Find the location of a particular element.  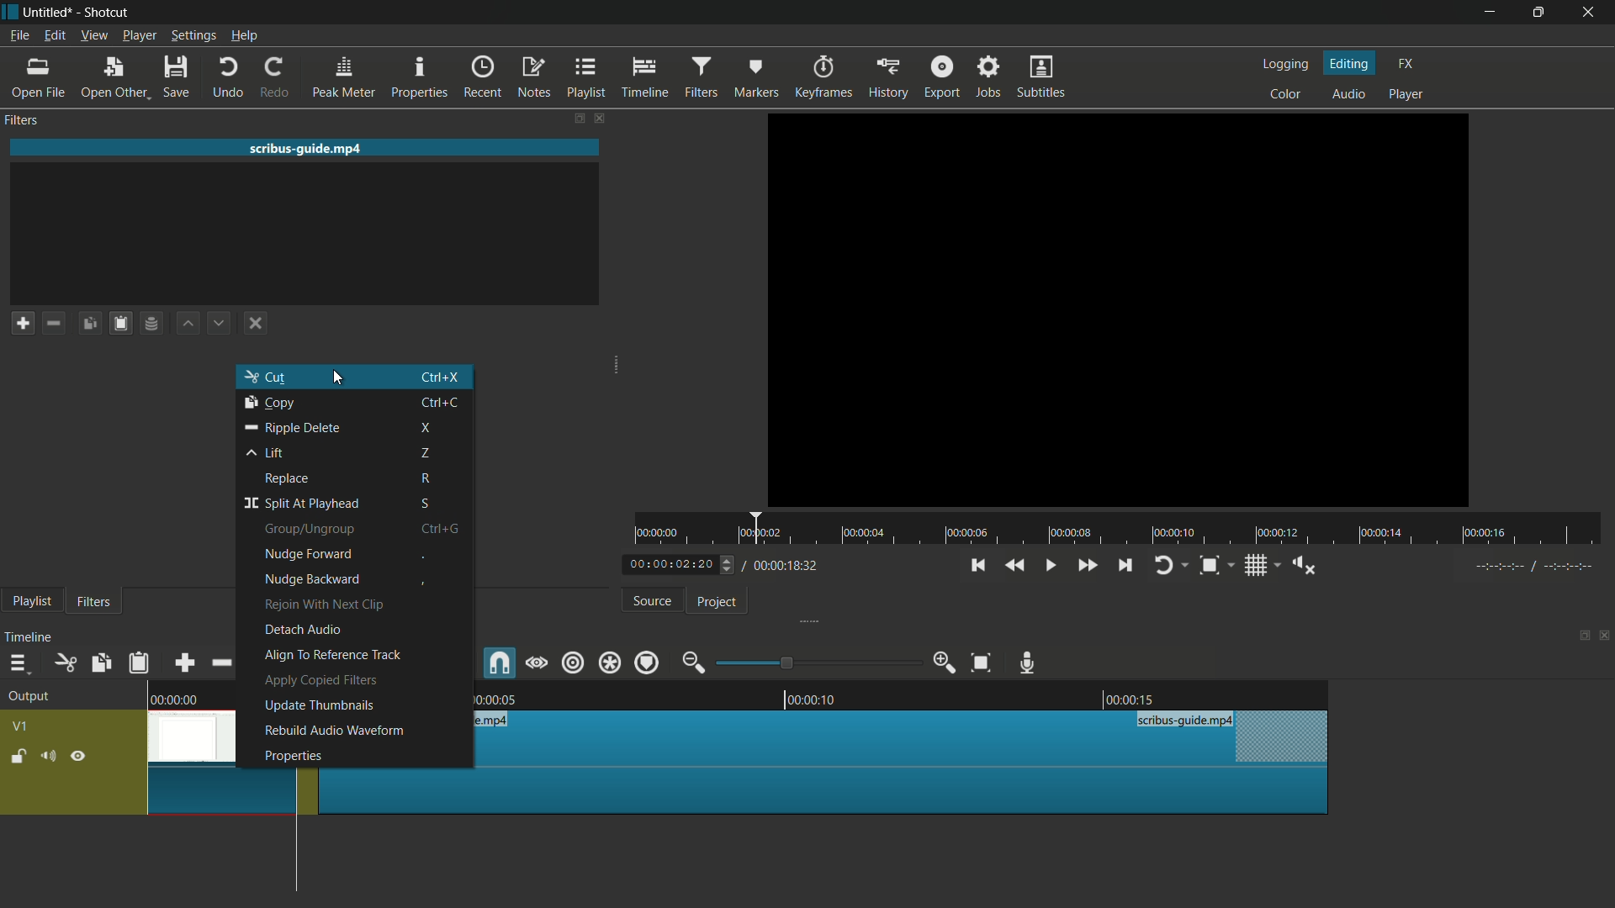

remove a filter is located at coordinates (54, 323).